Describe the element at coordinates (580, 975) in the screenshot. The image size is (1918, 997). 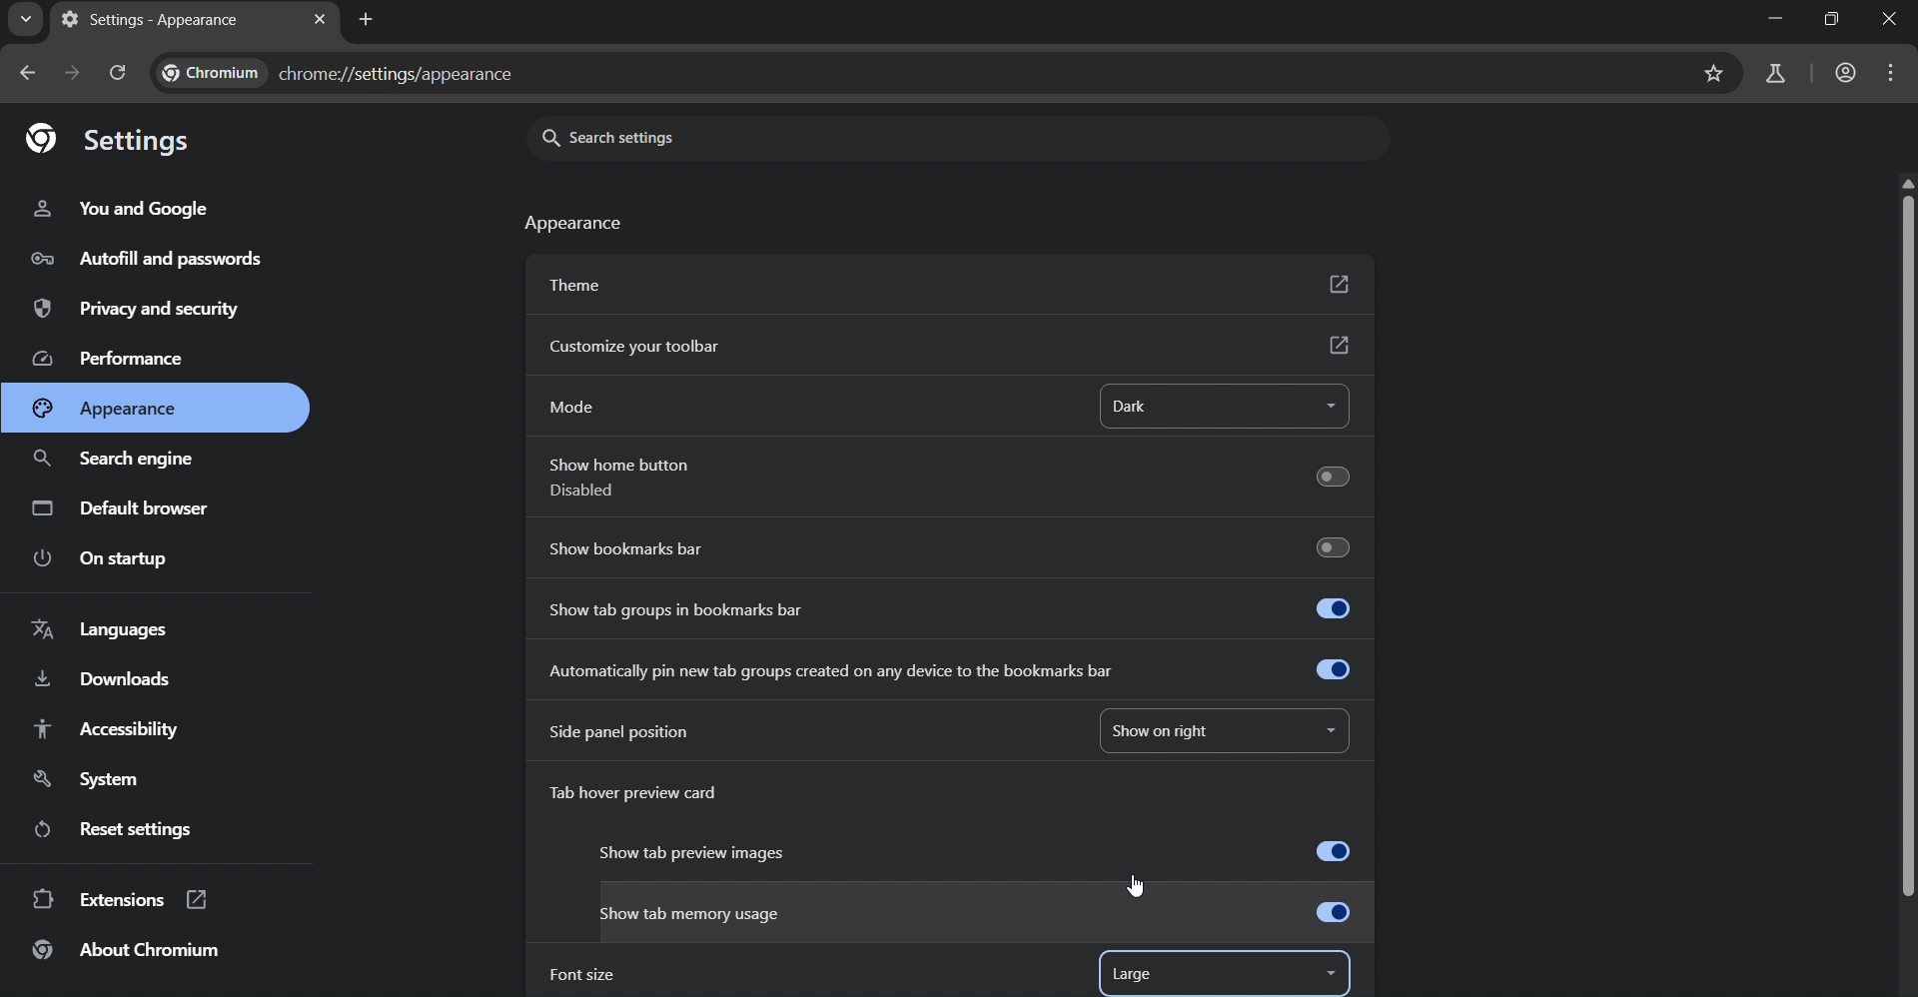
I see `font size` at that location.